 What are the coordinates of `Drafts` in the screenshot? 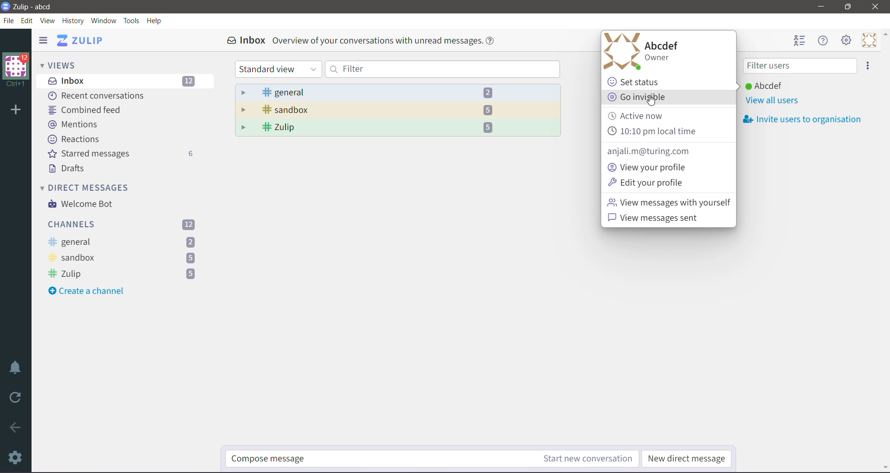 It's located at (71, 170).